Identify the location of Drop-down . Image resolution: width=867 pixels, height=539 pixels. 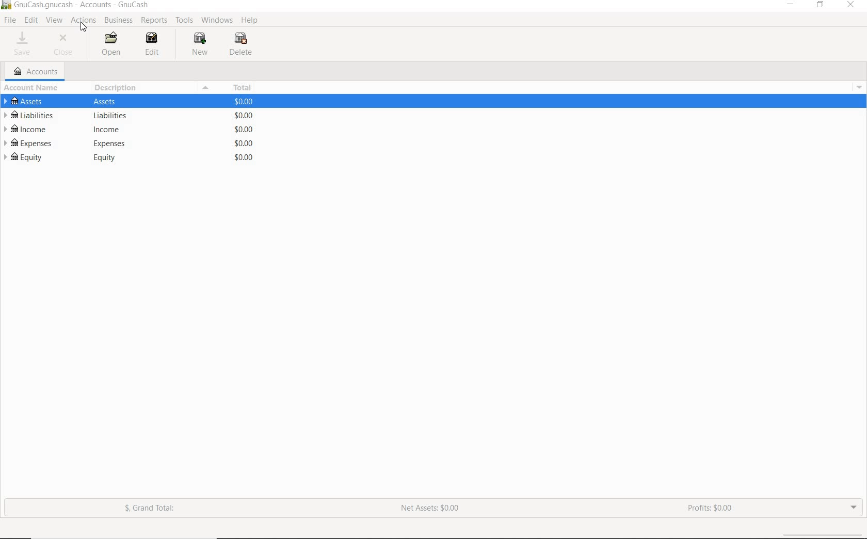
(860, 87).